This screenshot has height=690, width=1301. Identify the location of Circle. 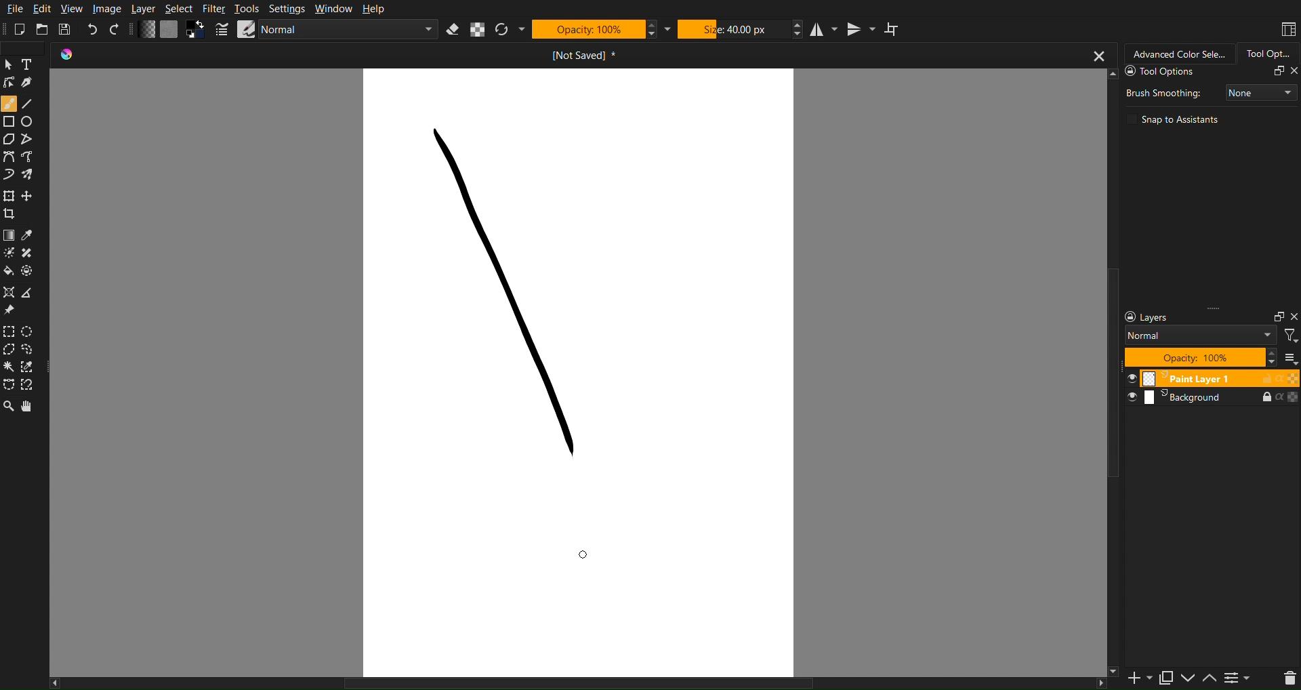
(30, 122).